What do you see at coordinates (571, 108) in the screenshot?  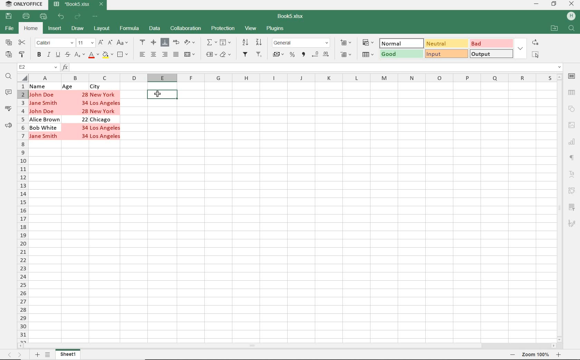 I see `SHAPE` at bounding box center [571, 108].